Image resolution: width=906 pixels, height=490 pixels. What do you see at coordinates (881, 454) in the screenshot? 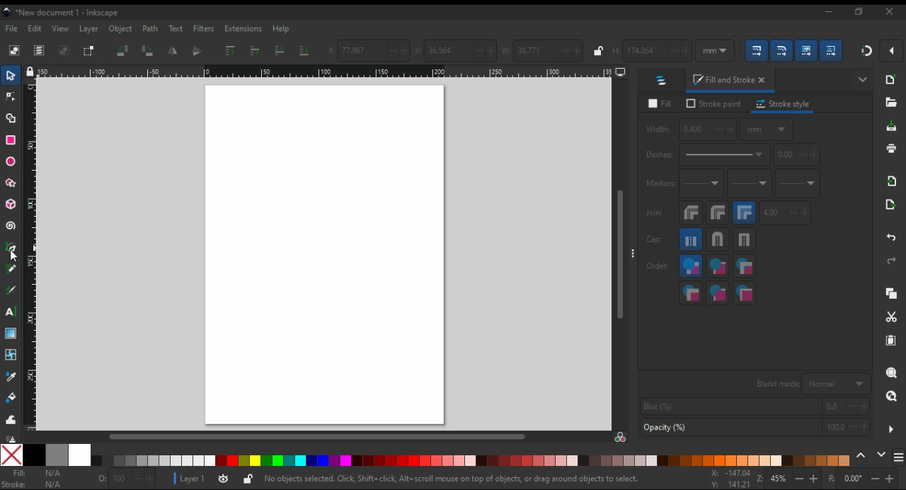
I see `next` at bounding box center [881, 454].